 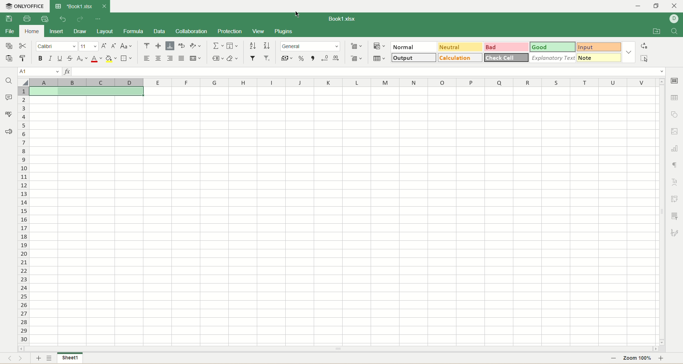 I want to click on align middle, so click(x=159, y=46).